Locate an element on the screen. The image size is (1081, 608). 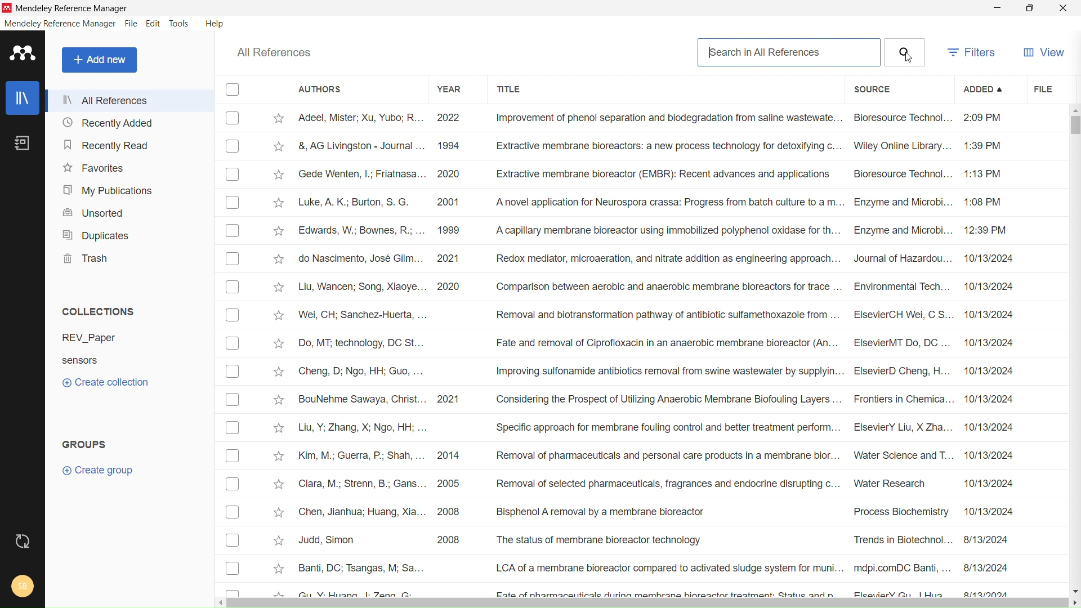
scroll down is located at coordinates (1074, 589).